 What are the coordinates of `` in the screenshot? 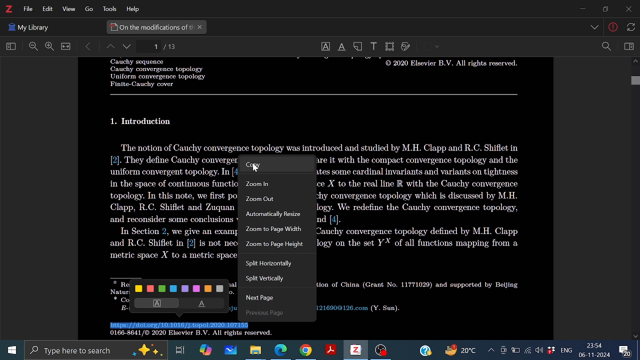 It's located at (314, 94).